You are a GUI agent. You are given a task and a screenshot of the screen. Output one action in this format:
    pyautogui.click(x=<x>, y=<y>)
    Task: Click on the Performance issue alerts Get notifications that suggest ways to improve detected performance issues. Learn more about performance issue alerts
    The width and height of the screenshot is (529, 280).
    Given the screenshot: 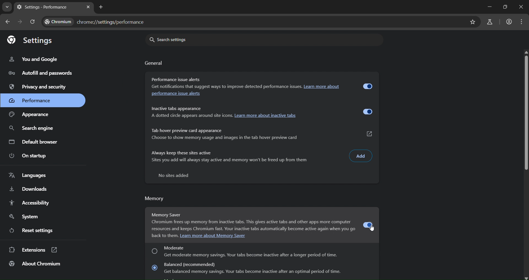 What is the action you would take?
    pyautogui.click(x=250, y=86)
    